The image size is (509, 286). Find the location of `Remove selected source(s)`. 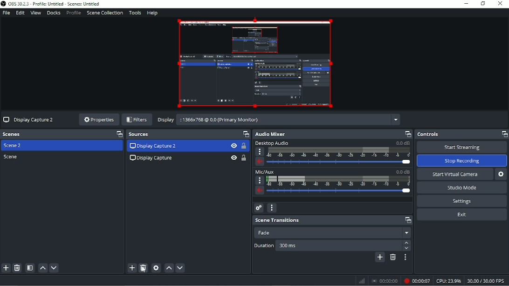

Remove selected source(s) is located at coordinates (144, 268).